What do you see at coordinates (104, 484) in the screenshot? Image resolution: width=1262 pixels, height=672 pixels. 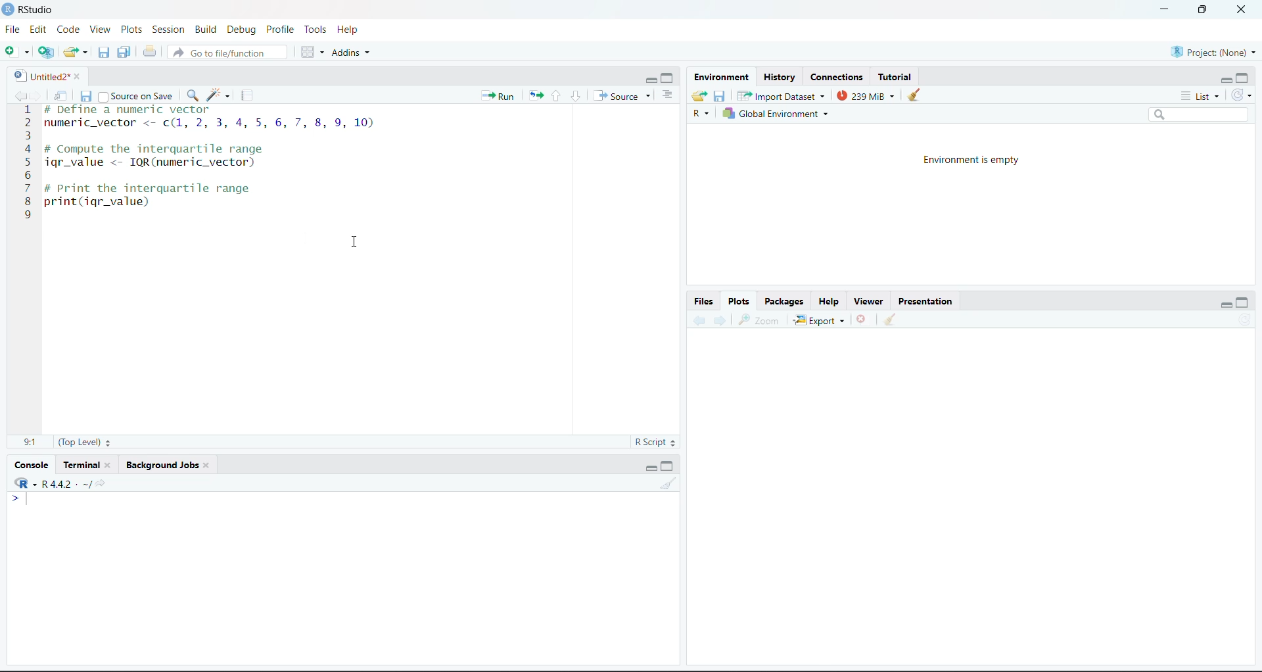 I see `View the current working directory` at bounding box center [104, 484].